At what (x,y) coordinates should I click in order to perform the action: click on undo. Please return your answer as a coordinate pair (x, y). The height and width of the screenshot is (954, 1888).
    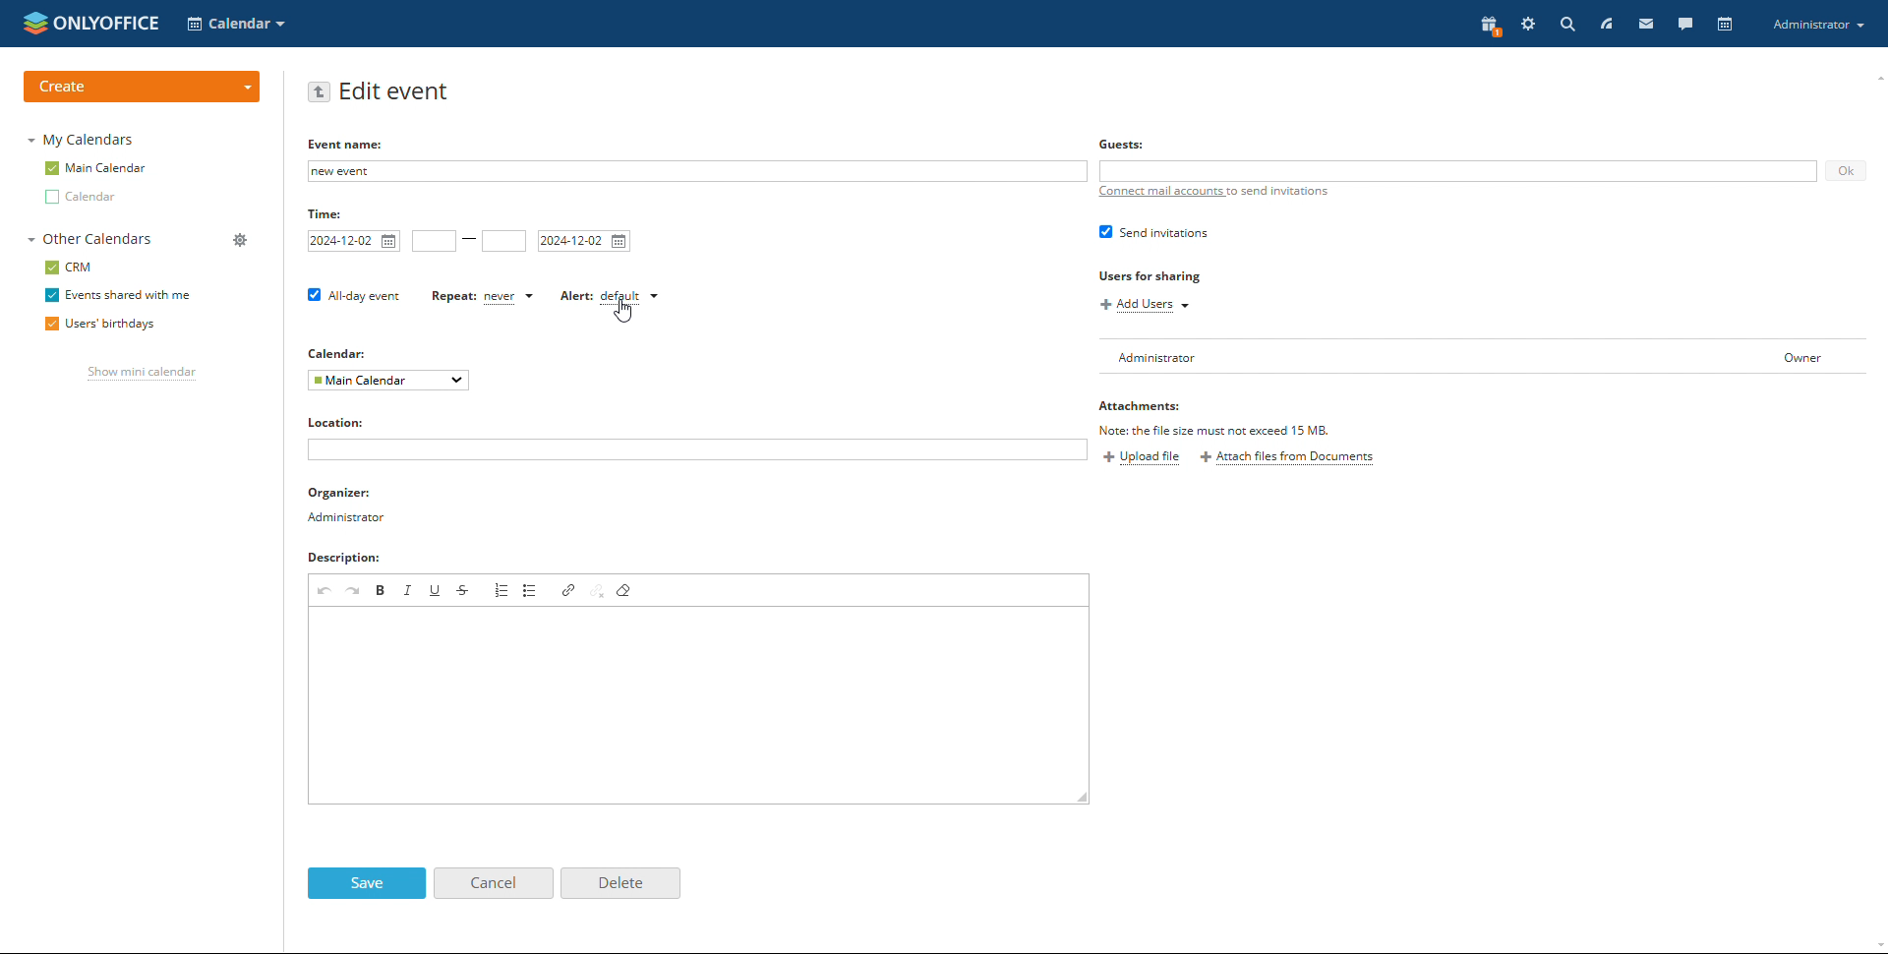
    Looking at the image, I should click on (324, 590).